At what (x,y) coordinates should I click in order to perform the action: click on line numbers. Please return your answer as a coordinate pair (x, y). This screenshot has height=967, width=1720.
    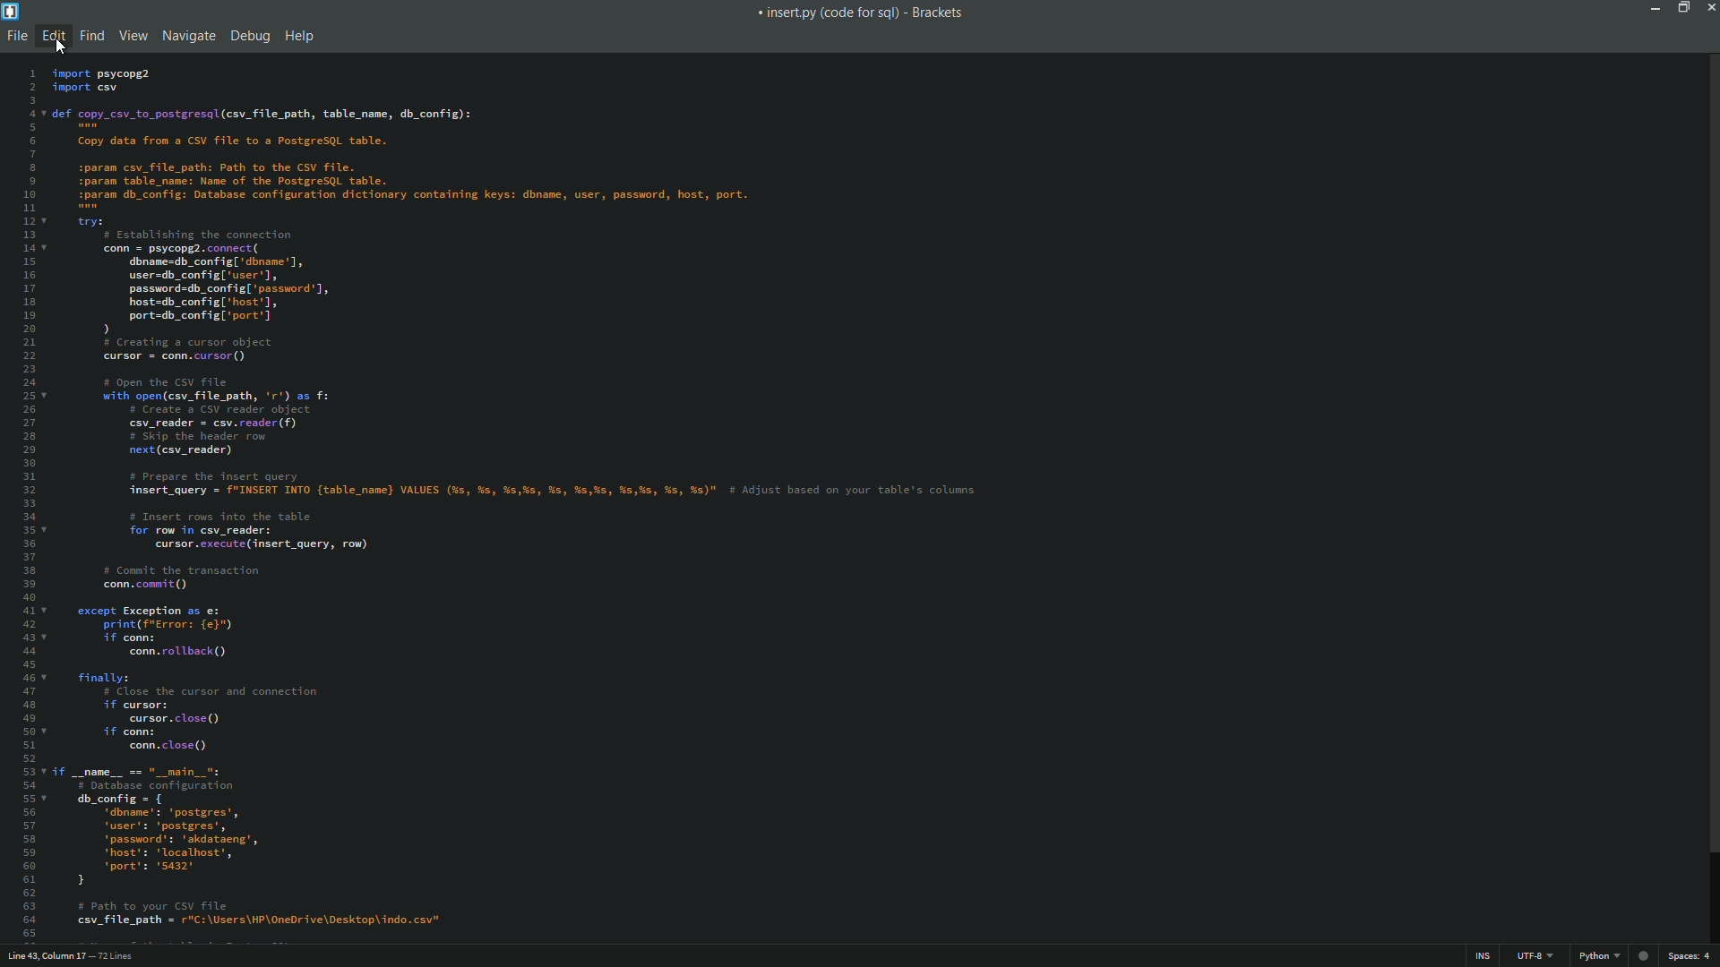
    Looking at the image, I should click on (20, 502).